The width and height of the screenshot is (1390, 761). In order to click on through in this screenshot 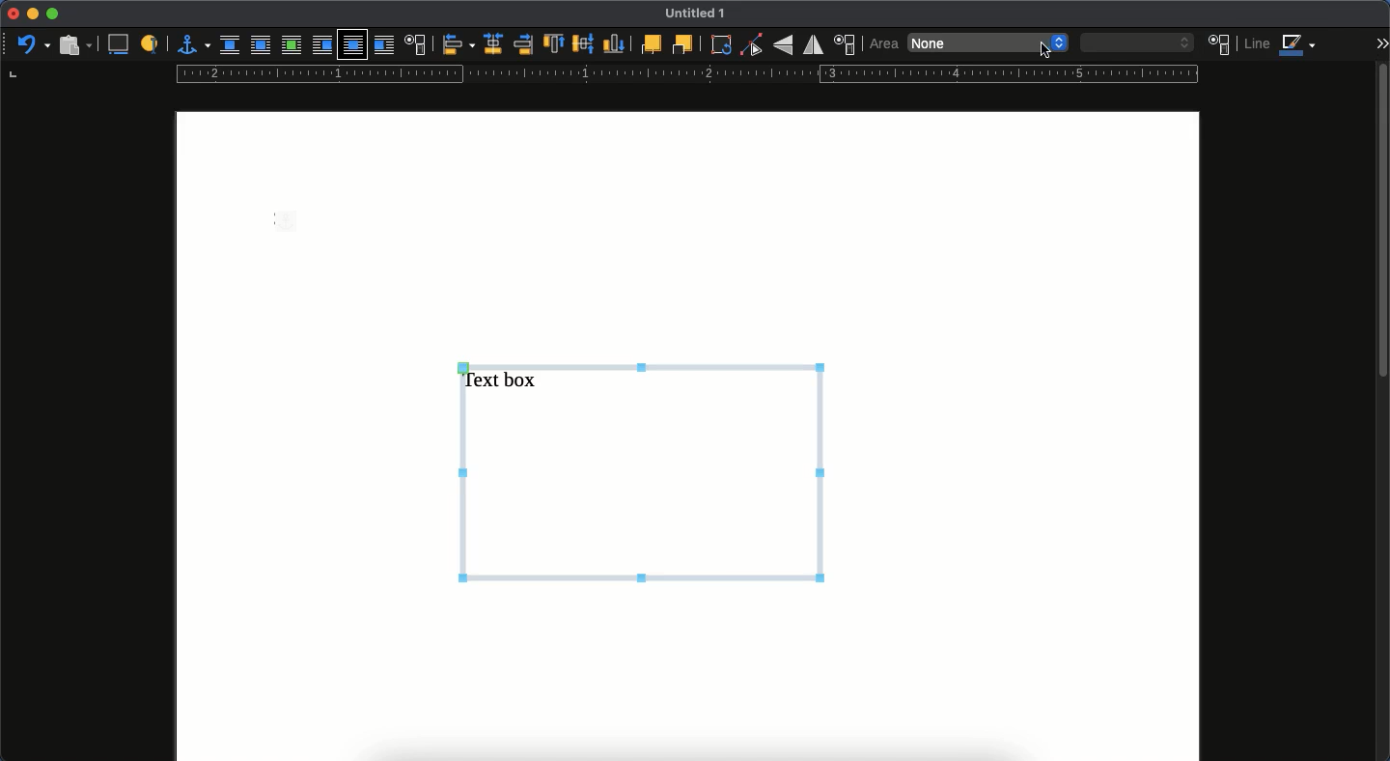, I will do `click(353, 45)`.